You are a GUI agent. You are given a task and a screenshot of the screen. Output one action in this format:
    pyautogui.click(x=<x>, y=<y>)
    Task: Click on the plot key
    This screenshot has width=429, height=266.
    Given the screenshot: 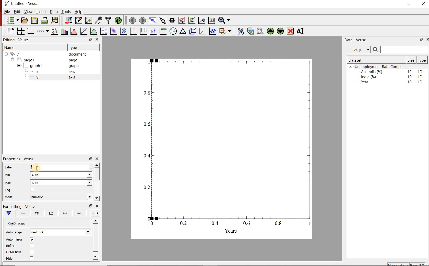 What is the action you would take?
    pyautogui.click(x=143, y=31)
    